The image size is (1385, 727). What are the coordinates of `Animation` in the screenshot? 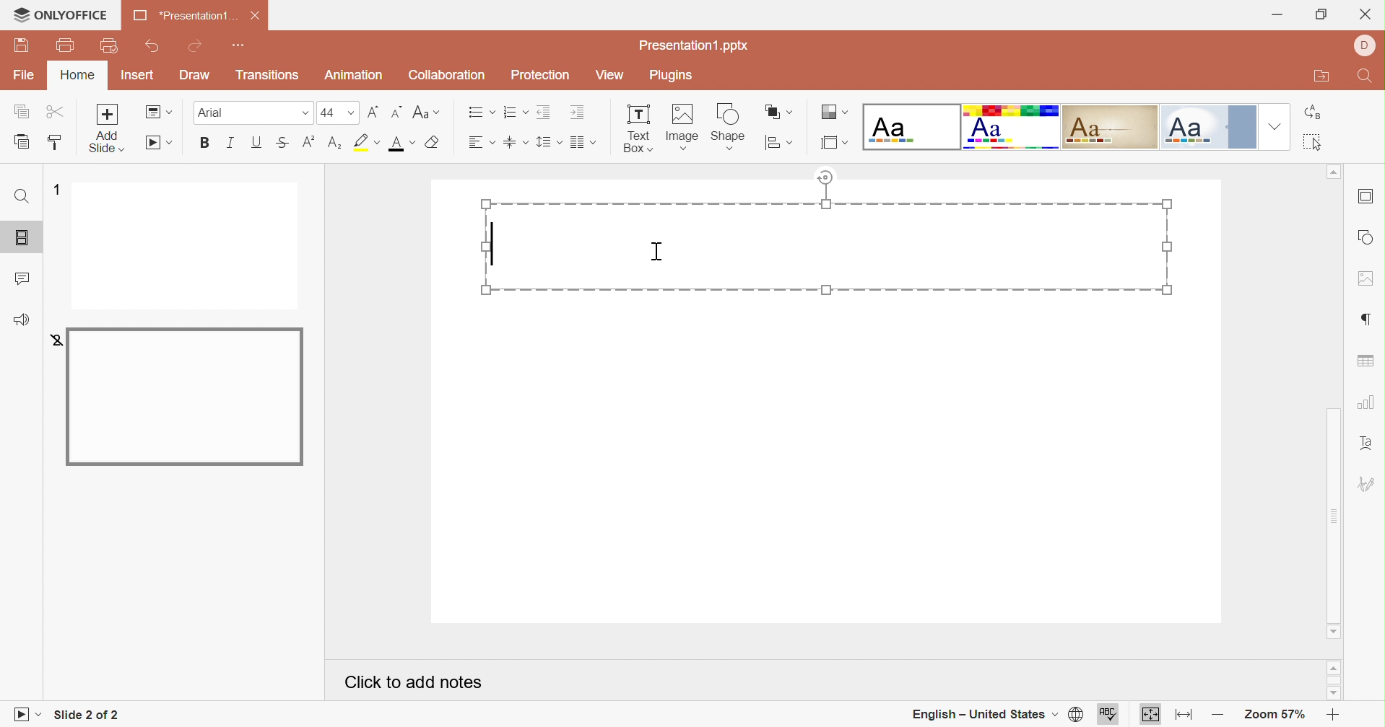 It's located at (356, 75).